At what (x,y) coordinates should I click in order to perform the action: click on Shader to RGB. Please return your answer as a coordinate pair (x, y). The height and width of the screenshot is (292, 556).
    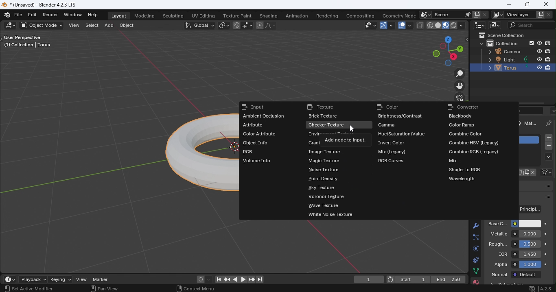
    Looking at the image, I should click on (467, 170).